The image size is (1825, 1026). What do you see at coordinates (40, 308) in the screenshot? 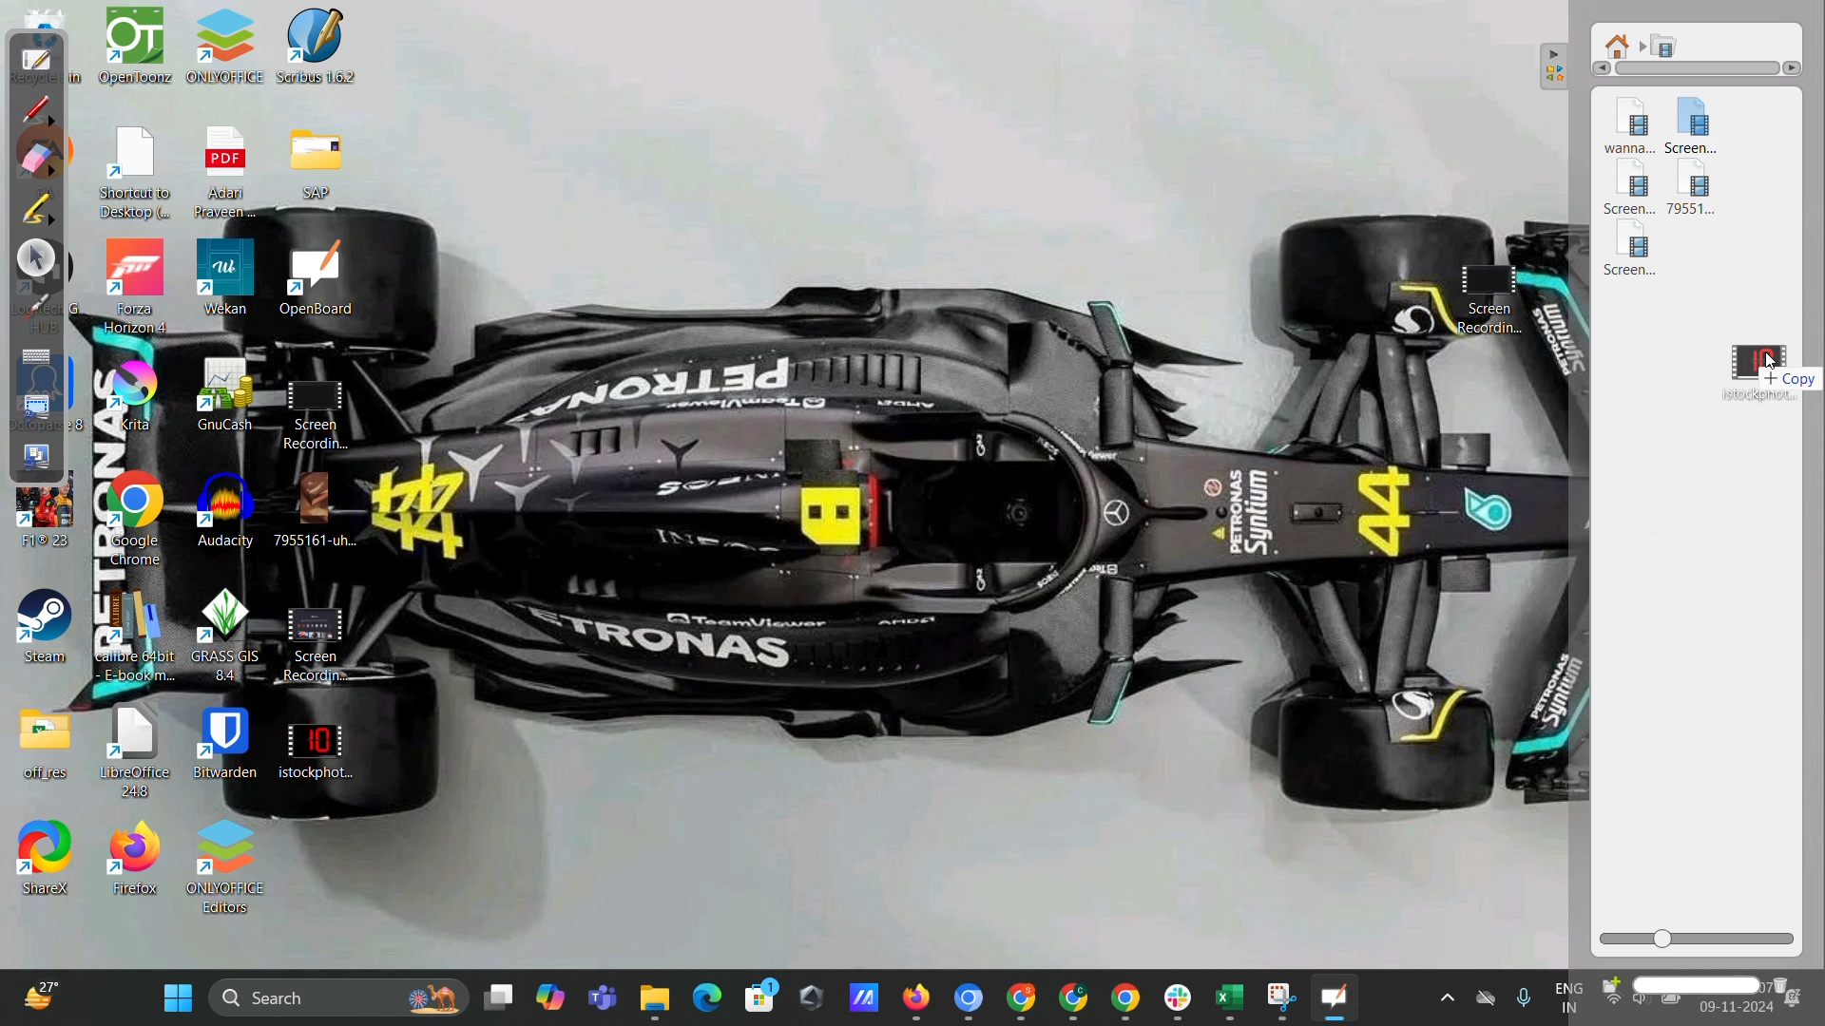
I see `virtual laser pointer` at bounding box center [40, 308].